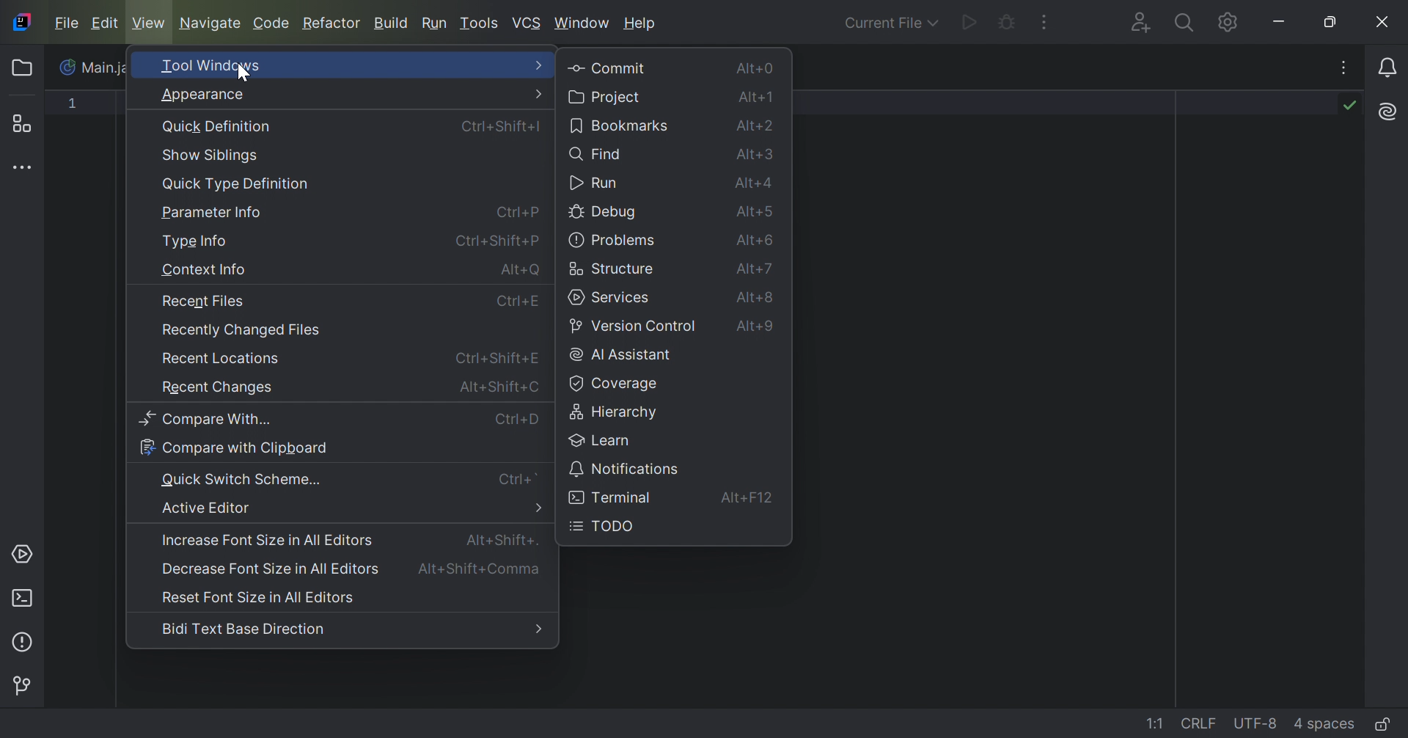  I want to click on Find, so click(595, 153).